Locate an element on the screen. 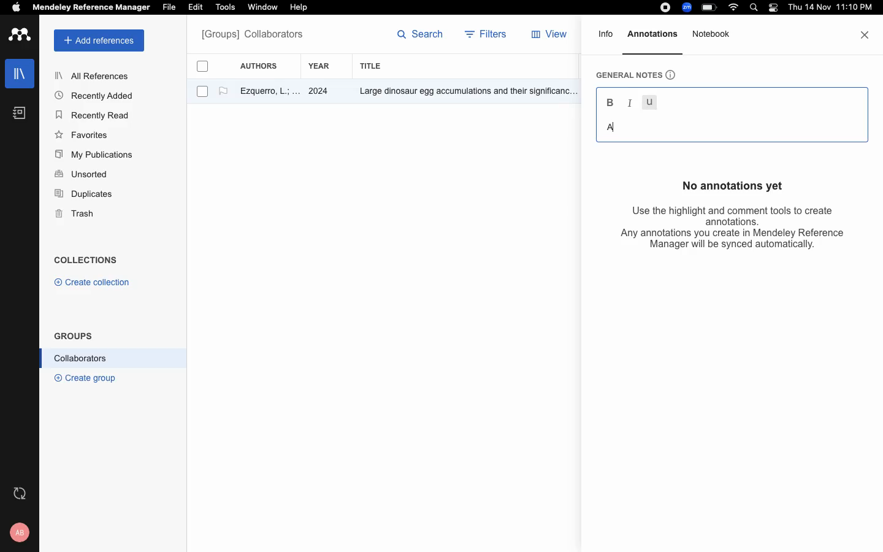  All references is located at coordinates (252, 36).